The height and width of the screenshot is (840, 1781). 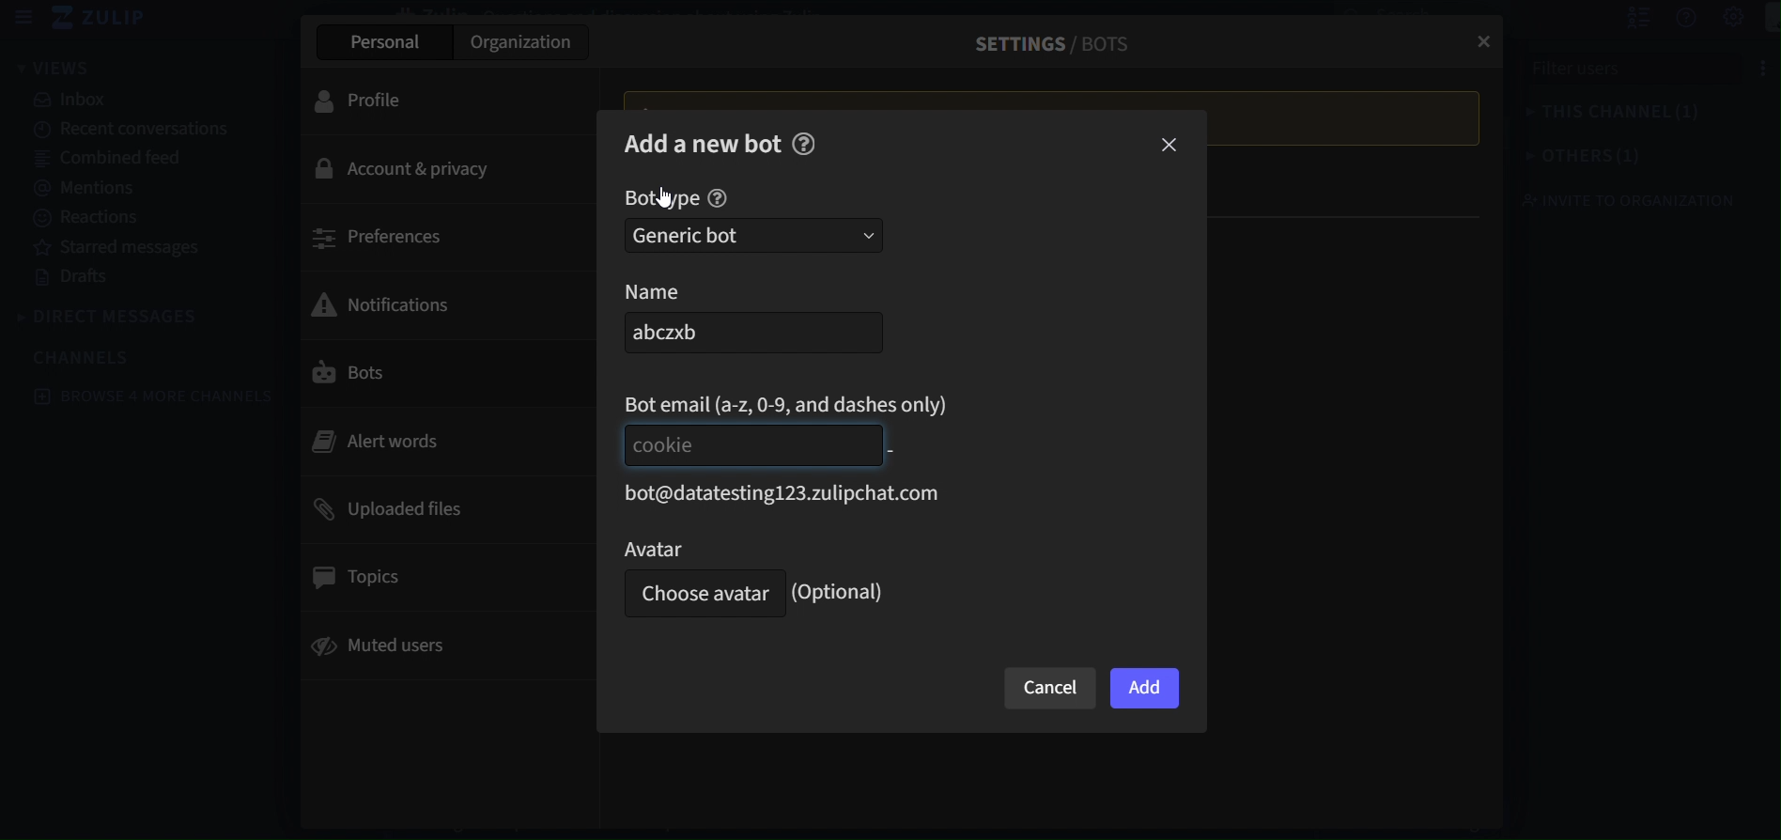 I want to click on starred messages, so click(x=138, y=245).